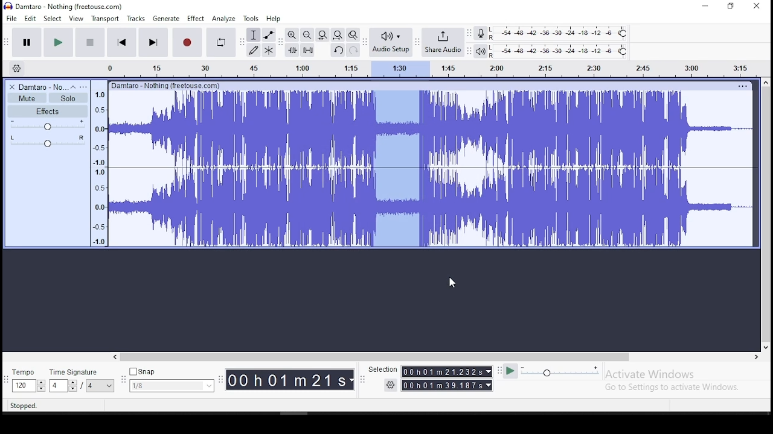 This screenshot has width=773, height=434. What do you see at coordinates (308, 50) in the screenshot?
I see `silence audio signal` at bounding box center [308, 50].